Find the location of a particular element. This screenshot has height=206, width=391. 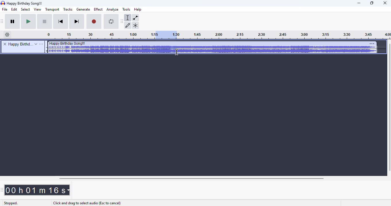

title is located at coordinates (20, 44).